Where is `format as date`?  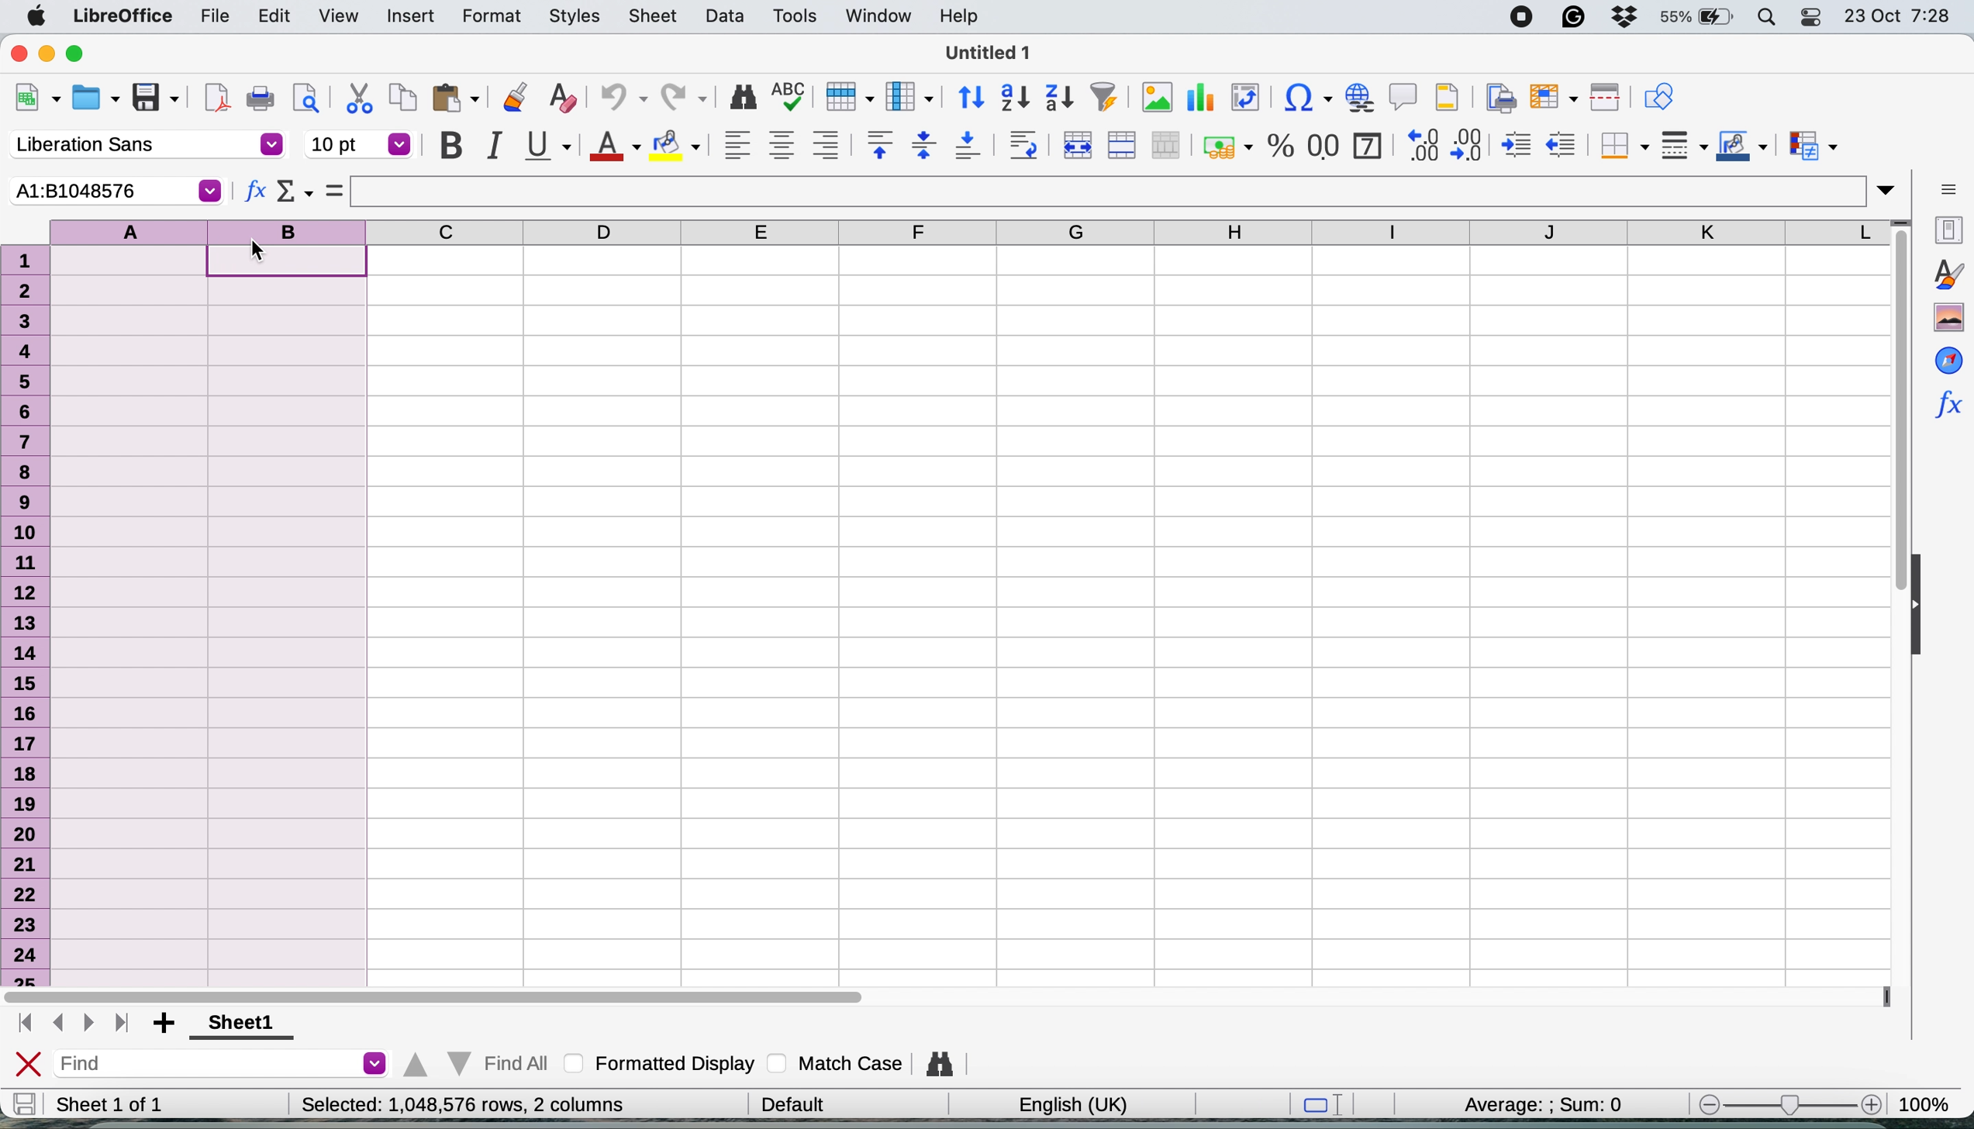 format as date is located at coordinates (1367, 145).